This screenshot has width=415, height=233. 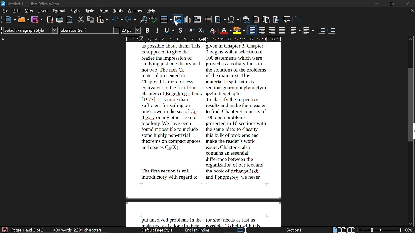 What do you see at coordinates (262, 30) in the screenshot?
I see `center` at bounding box center [262, 30].